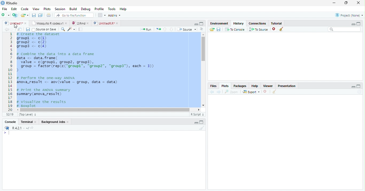 This screenshot has width=365, height=191. What do you see at coordinates (15, 15) in the screenshot?
I see `Create a Project` at bounding box center [15, 15].